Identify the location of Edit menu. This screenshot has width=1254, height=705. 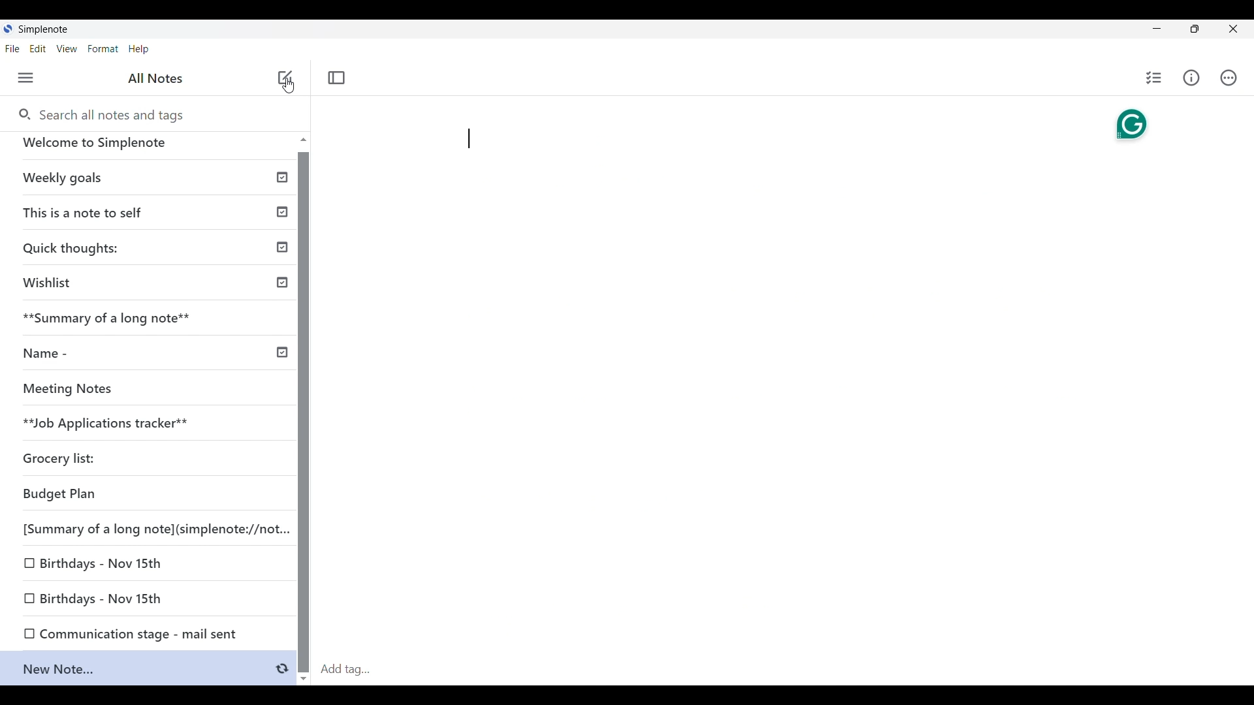
(38, 48).